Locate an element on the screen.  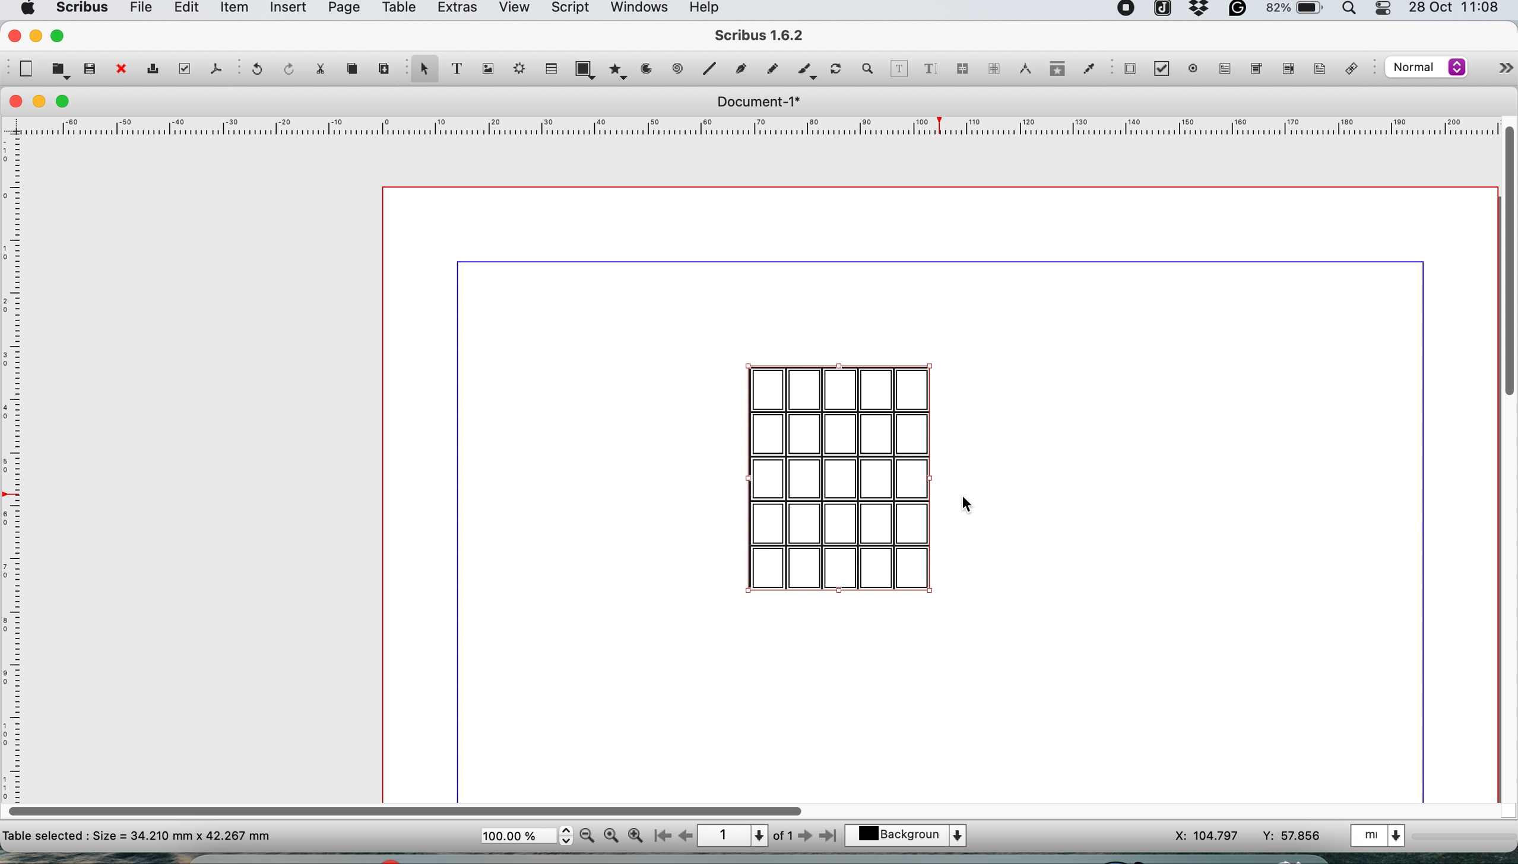
scribus is located at coordinates (760, 37).